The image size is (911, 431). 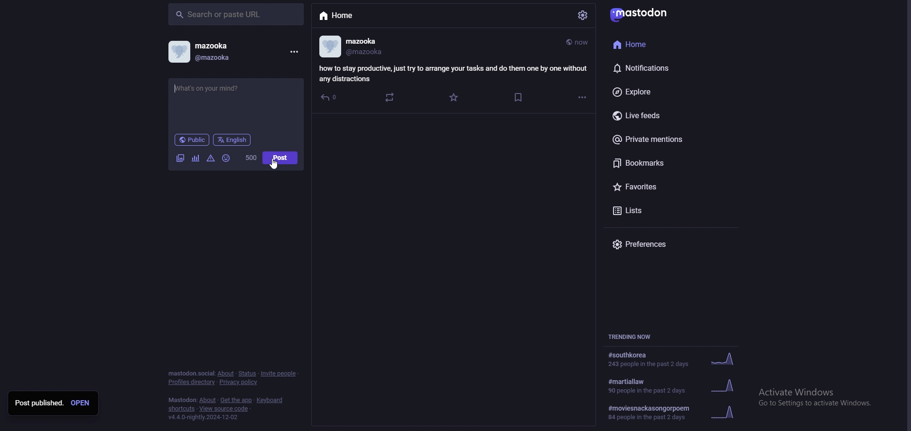 What do you see at coordinates (181, 158) in the screenshot?
I see `image` at bounding box center [181, 158].